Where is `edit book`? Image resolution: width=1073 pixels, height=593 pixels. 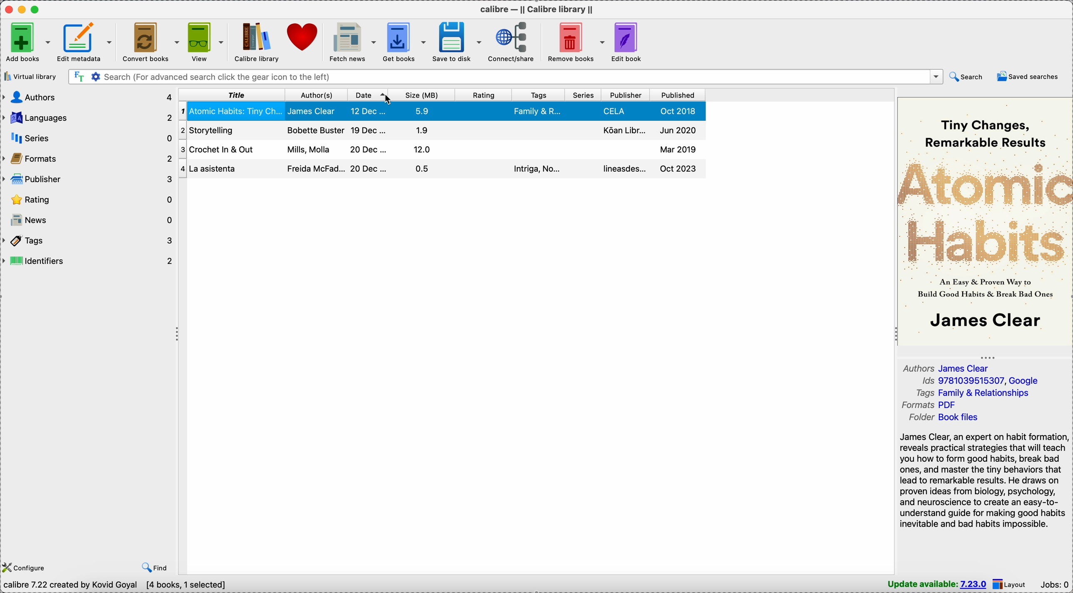
edit book is located at coordinates (628, 42).